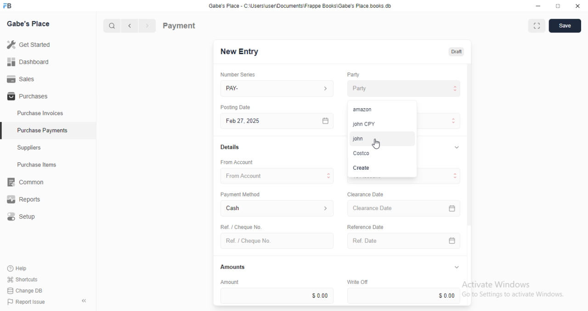 This screenshot has width=588, height=311. Describe the element at coordinates (557, 6) in the screenshot. I see `resize` at that location.